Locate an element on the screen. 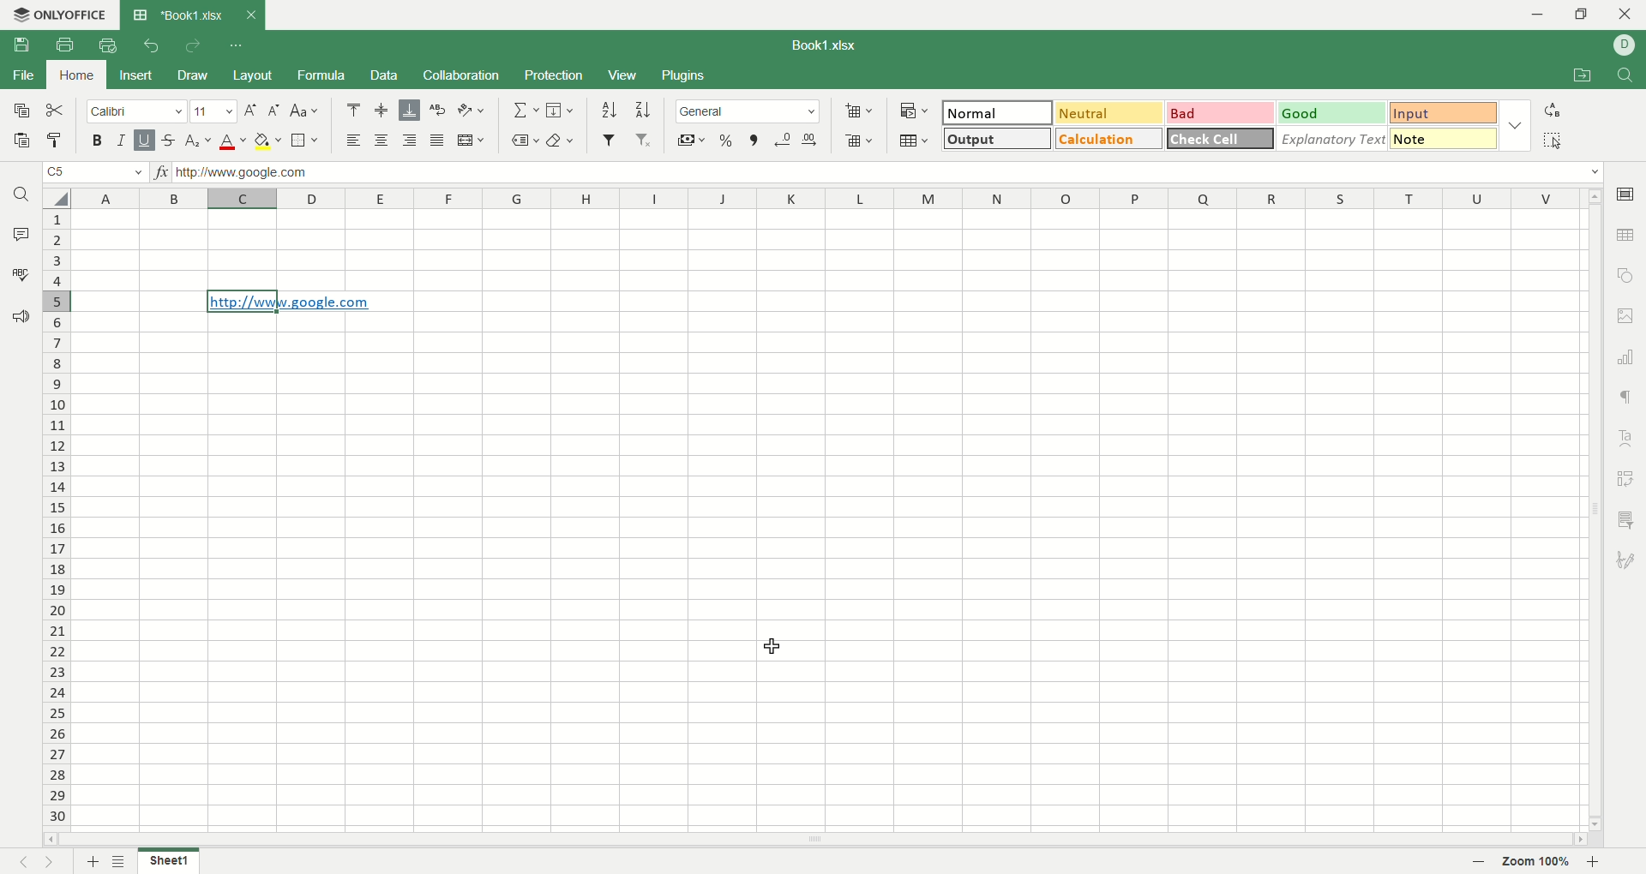 This screenshot has width=1646, height=874. home is located at coordinates (78, 75).